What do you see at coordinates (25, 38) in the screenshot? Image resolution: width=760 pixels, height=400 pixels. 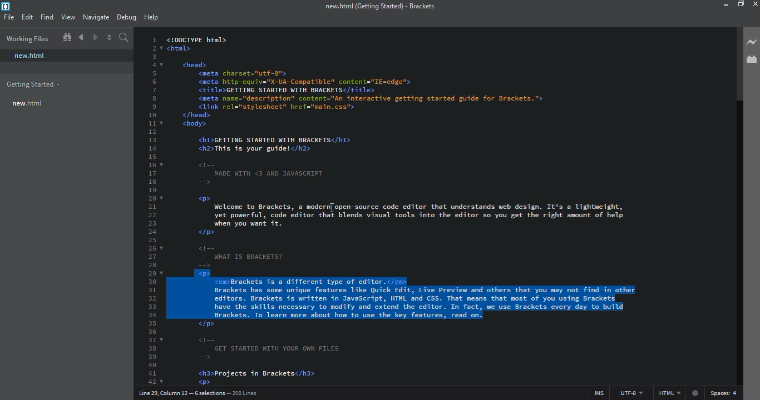 I see `working files` at bounding box center [25, 38].